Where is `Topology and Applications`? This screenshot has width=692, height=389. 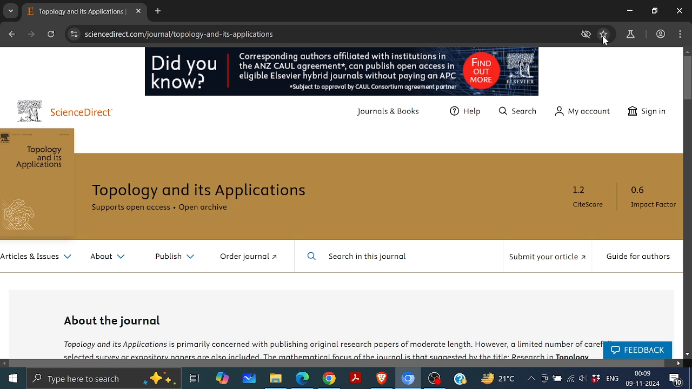 Topology and Applications is located at coordinates (41, 159).